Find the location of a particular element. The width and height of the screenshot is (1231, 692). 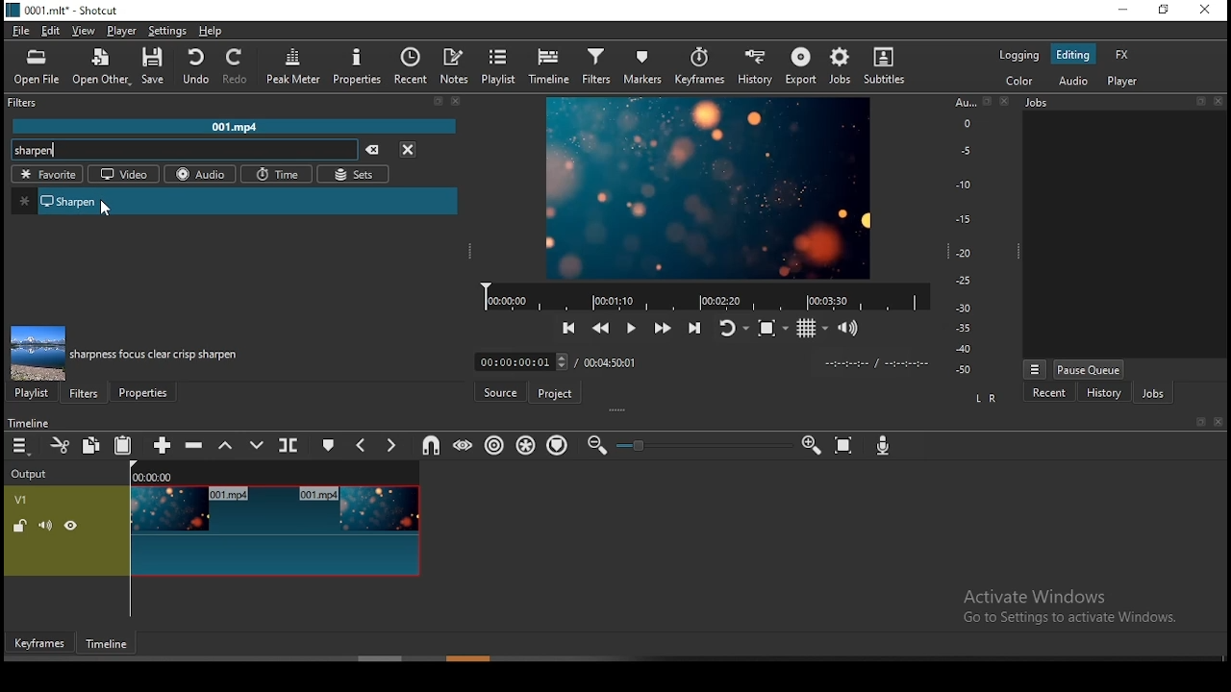

sets is located at coordinates (356, 175).